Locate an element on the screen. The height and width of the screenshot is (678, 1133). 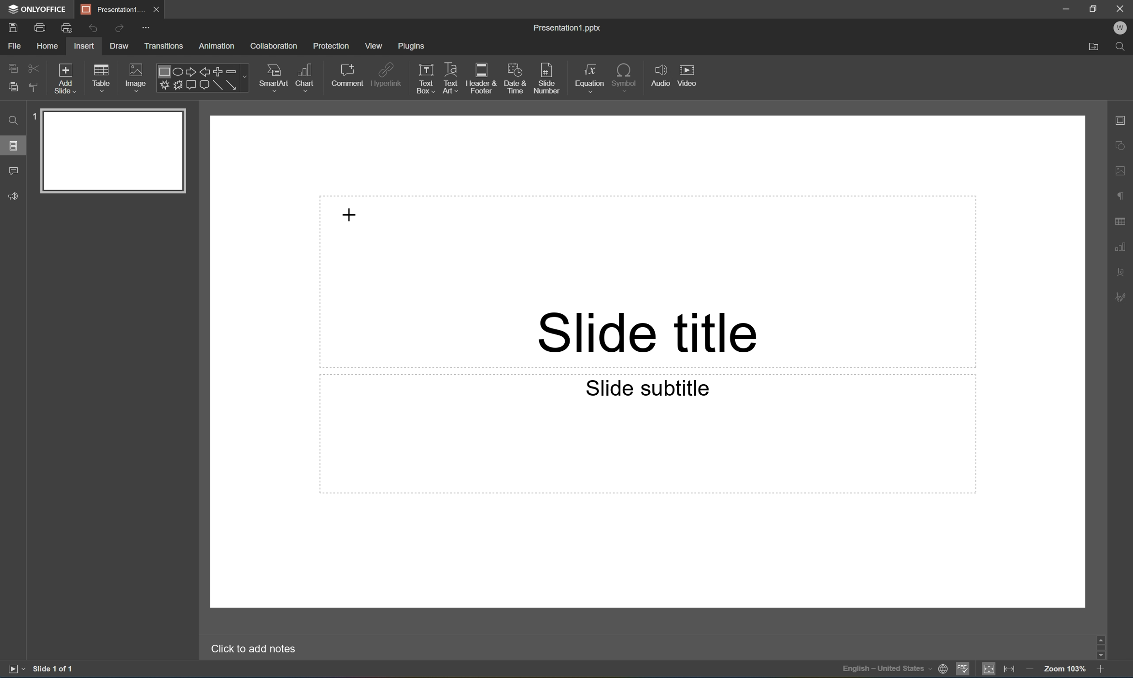
Click to add notes is located at coordinates (256, 649).